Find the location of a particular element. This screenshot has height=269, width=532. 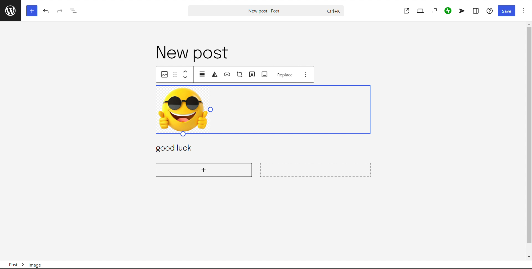

add text over image is located at coordinates (252, 74).